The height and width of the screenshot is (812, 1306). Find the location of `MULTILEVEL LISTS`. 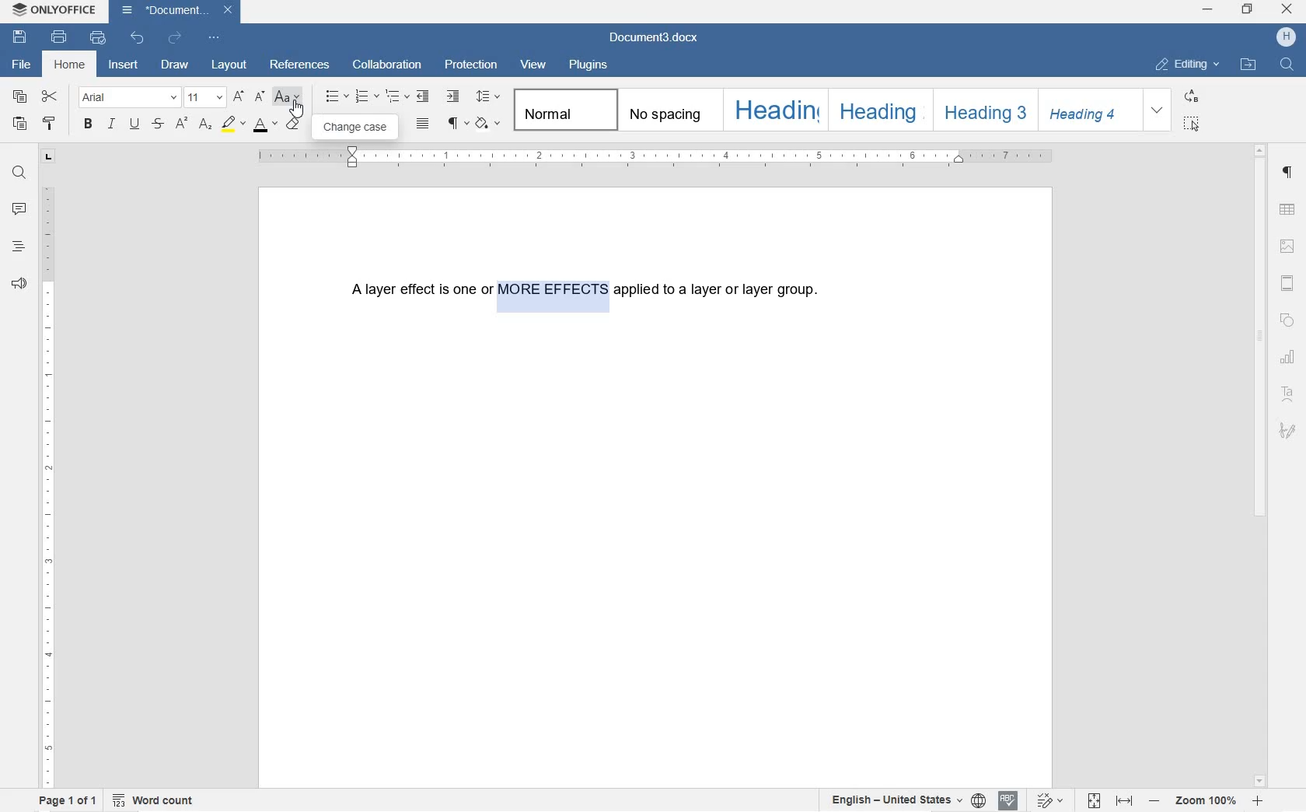

MULTILEVEL LISTS is located at coordinates (399, 98).